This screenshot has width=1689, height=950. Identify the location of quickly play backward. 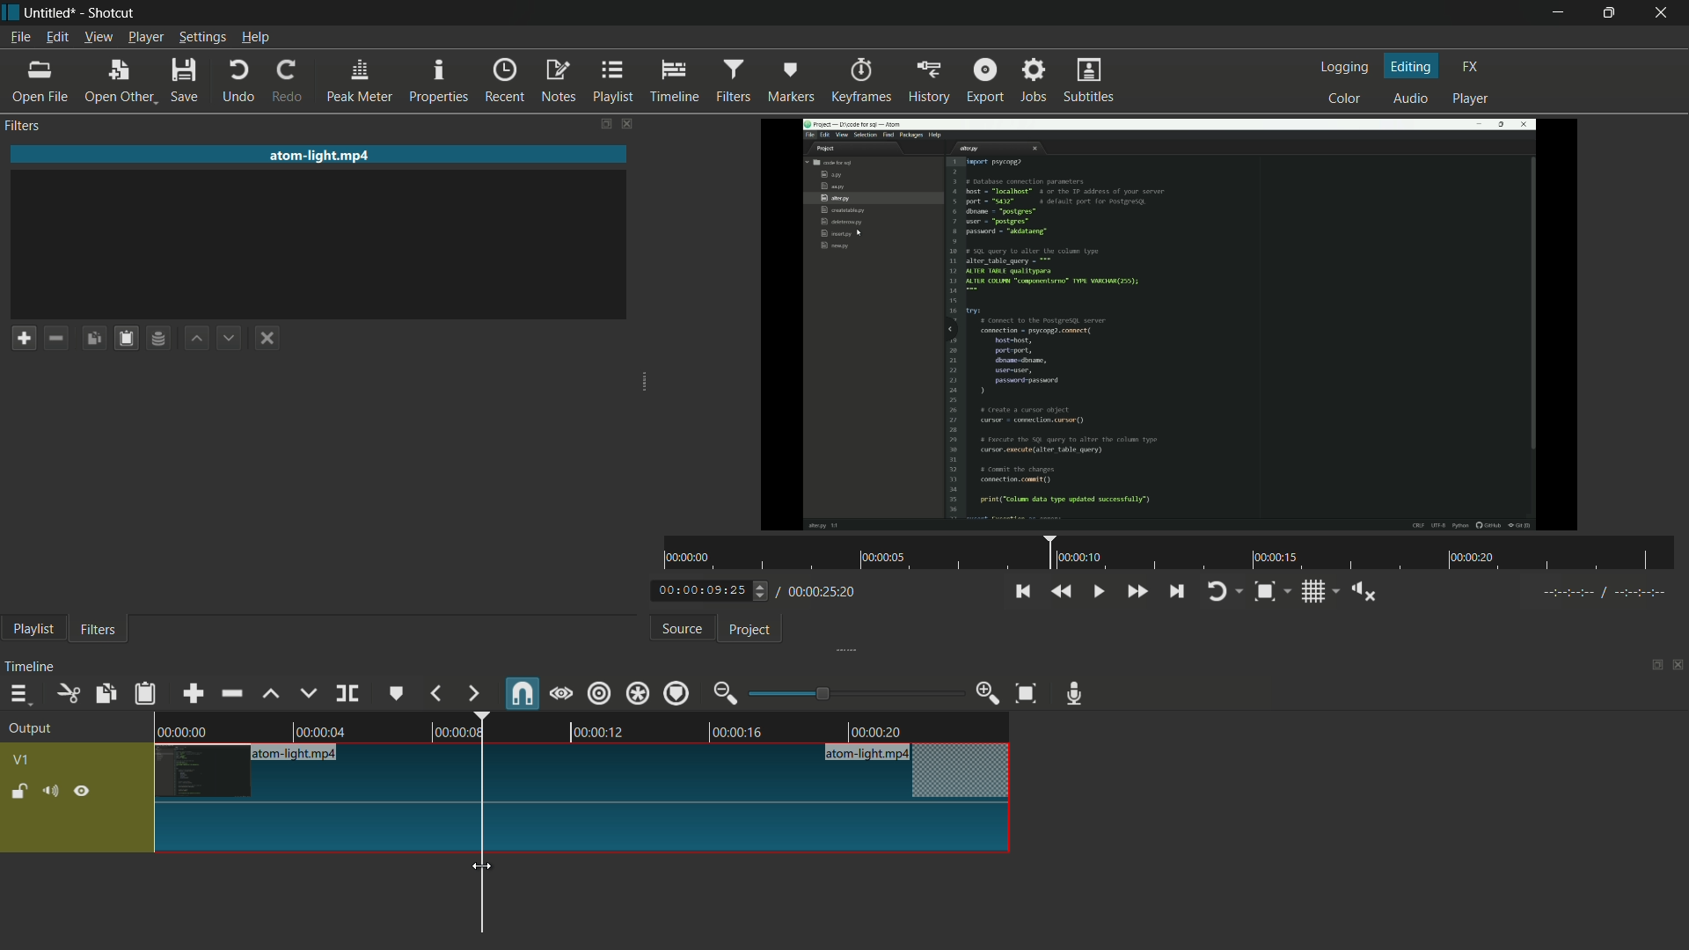
(1063, 591).